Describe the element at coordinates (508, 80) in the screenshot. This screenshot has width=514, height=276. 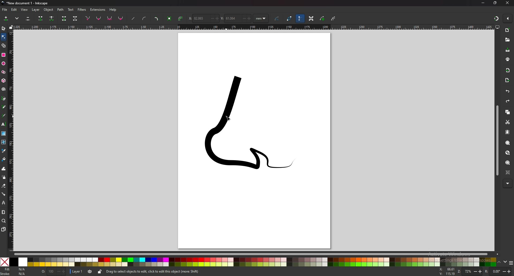
I see `export` at that location.